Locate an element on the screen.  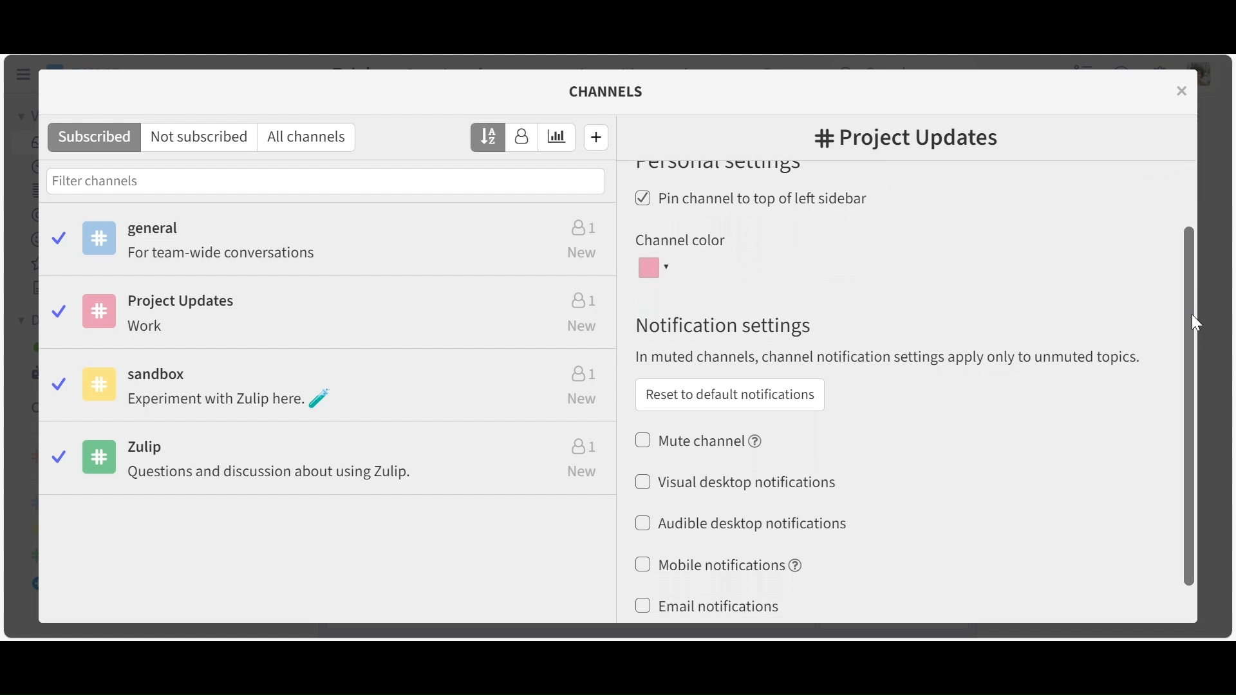
Channel color dropdown menu is located at coordinates (656, 268).